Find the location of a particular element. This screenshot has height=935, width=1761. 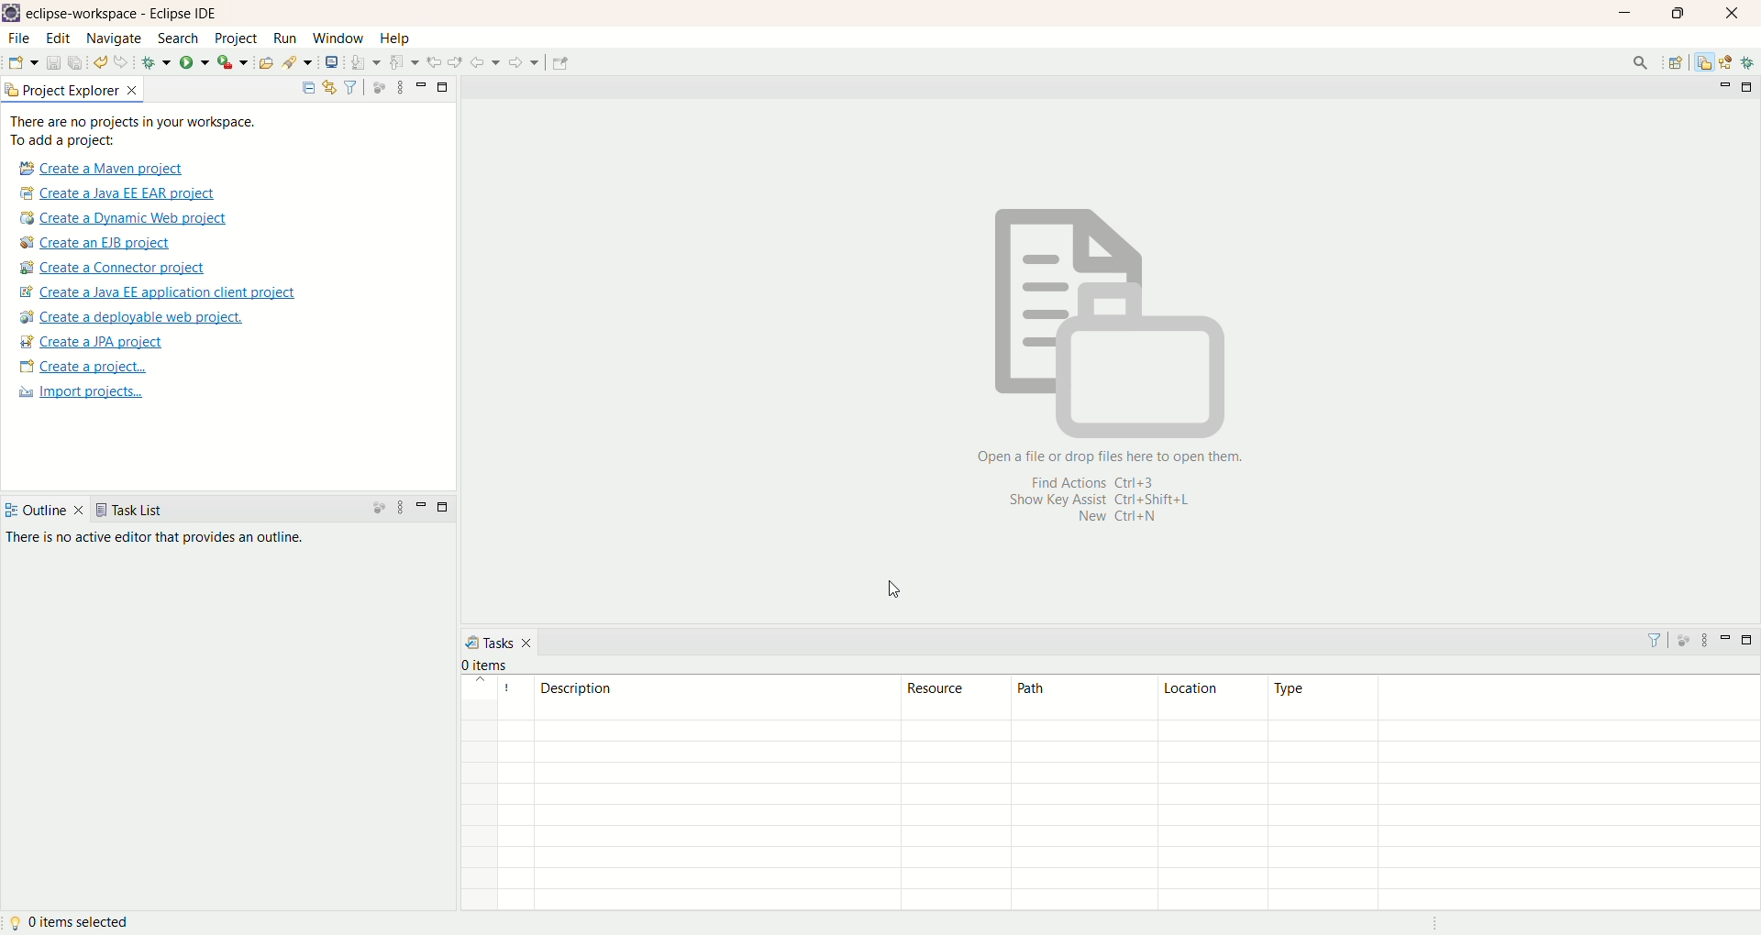

search is located at coordinates (179, 38).